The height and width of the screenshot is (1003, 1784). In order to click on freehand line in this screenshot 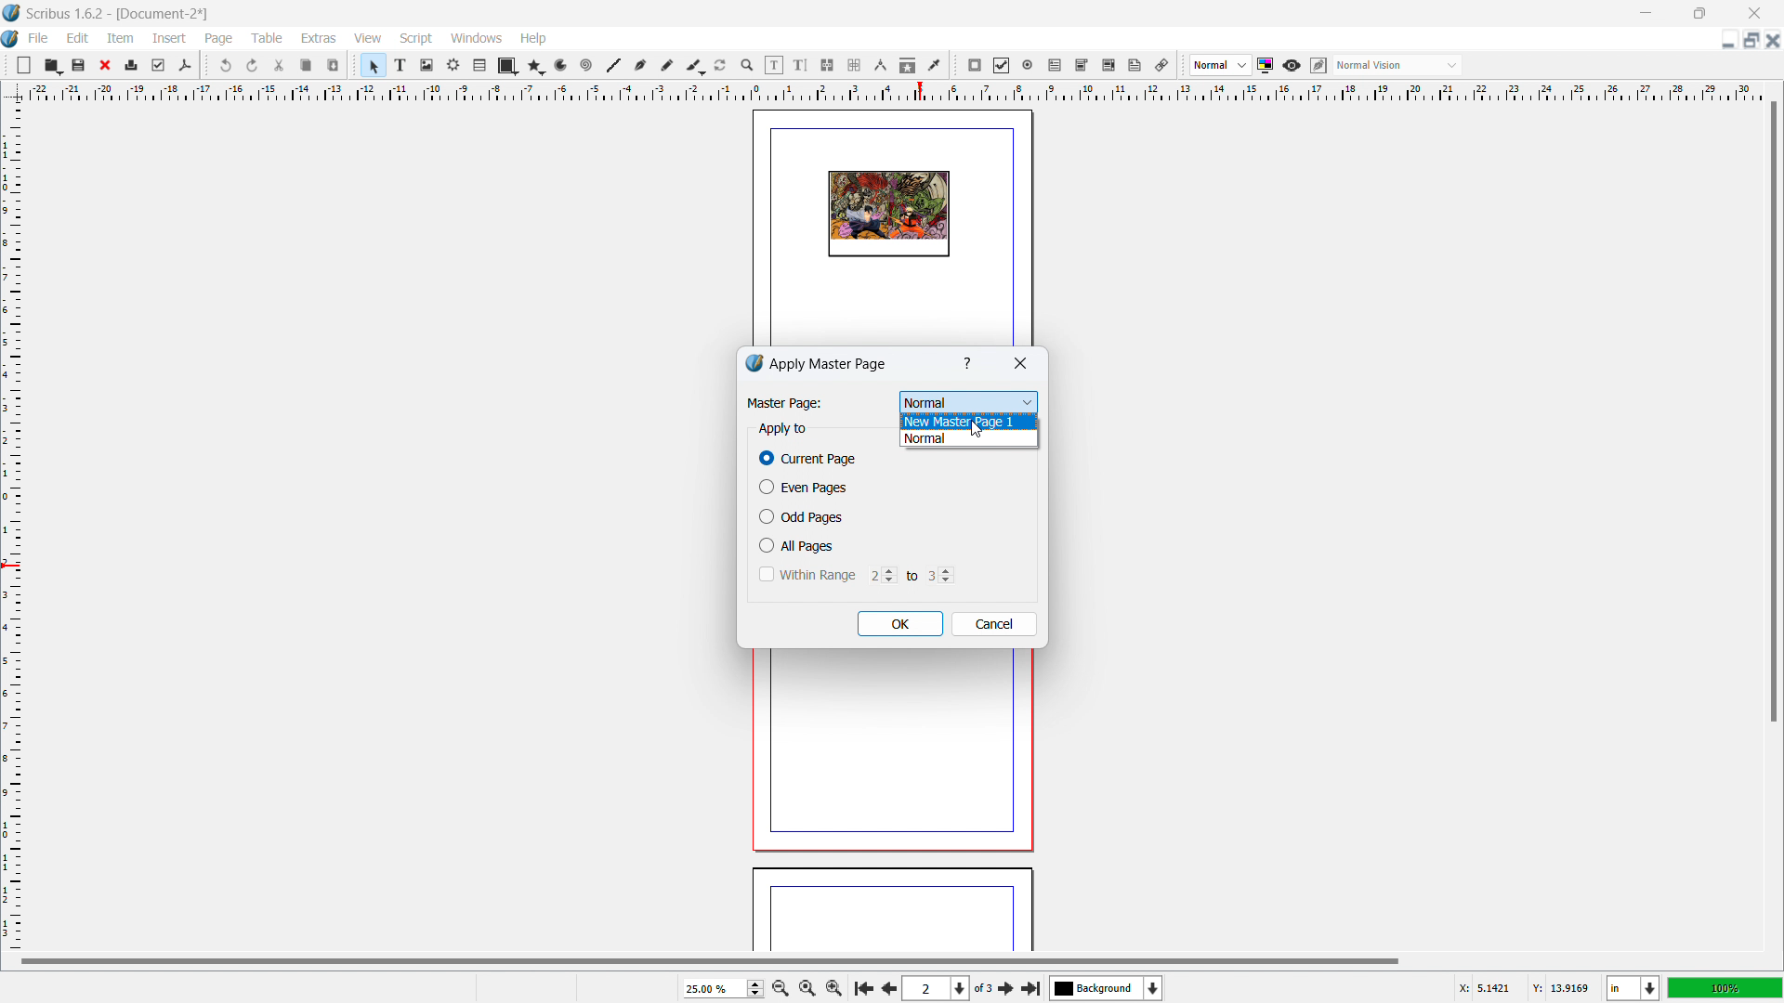, I will do `click(668, 66)`.